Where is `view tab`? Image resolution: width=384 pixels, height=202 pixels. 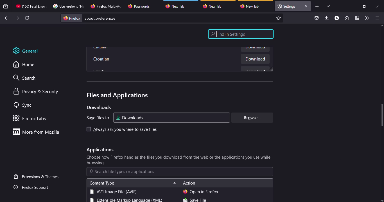
view tab is located at coordinates (329, 6).